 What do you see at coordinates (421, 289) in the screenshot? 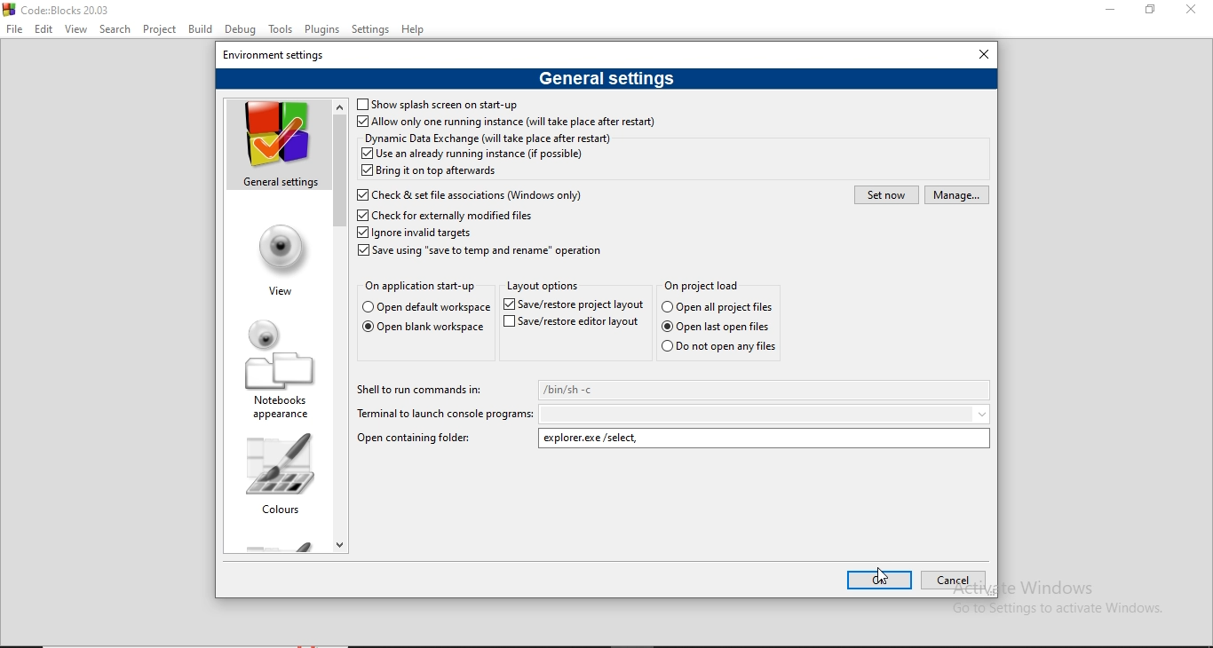
I see `On application start-up` at bounding box center [421, 289].